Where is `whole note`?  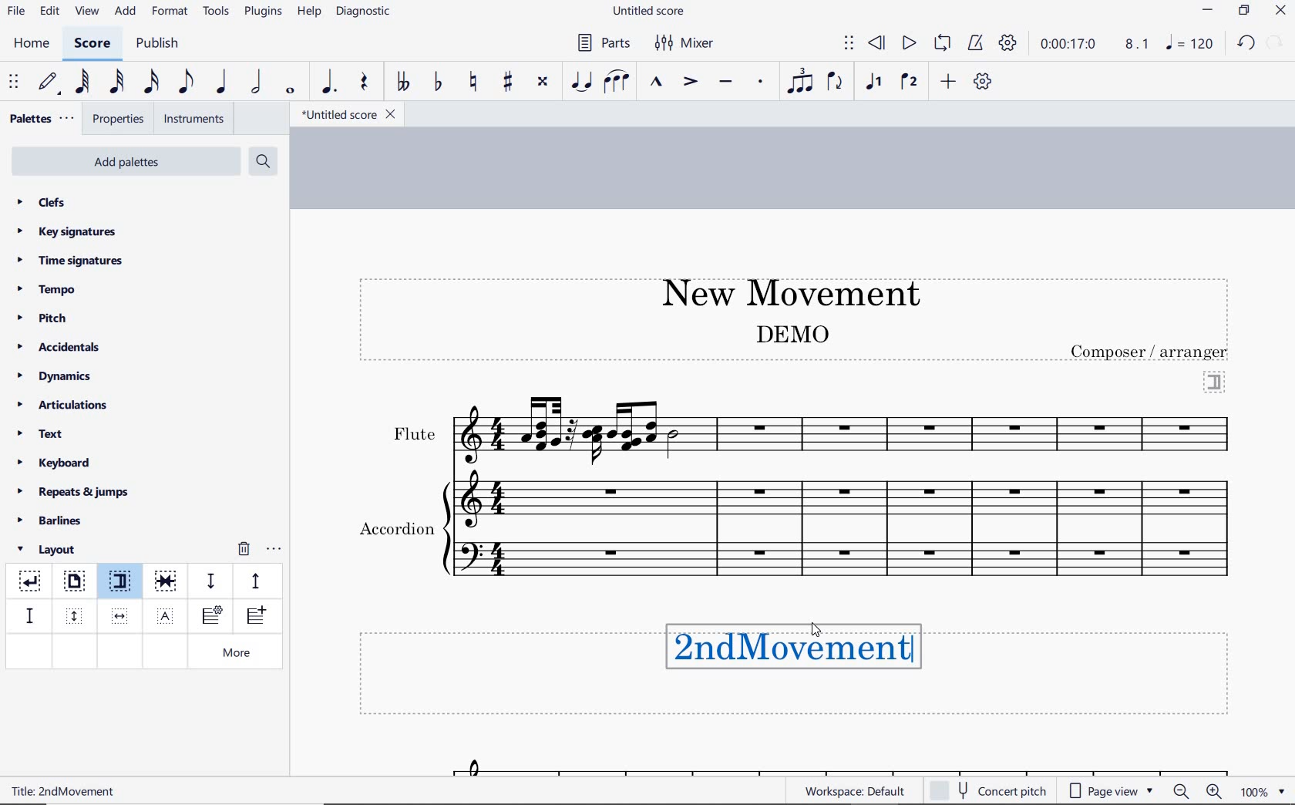
whole note is located at coordinates (291, 90).